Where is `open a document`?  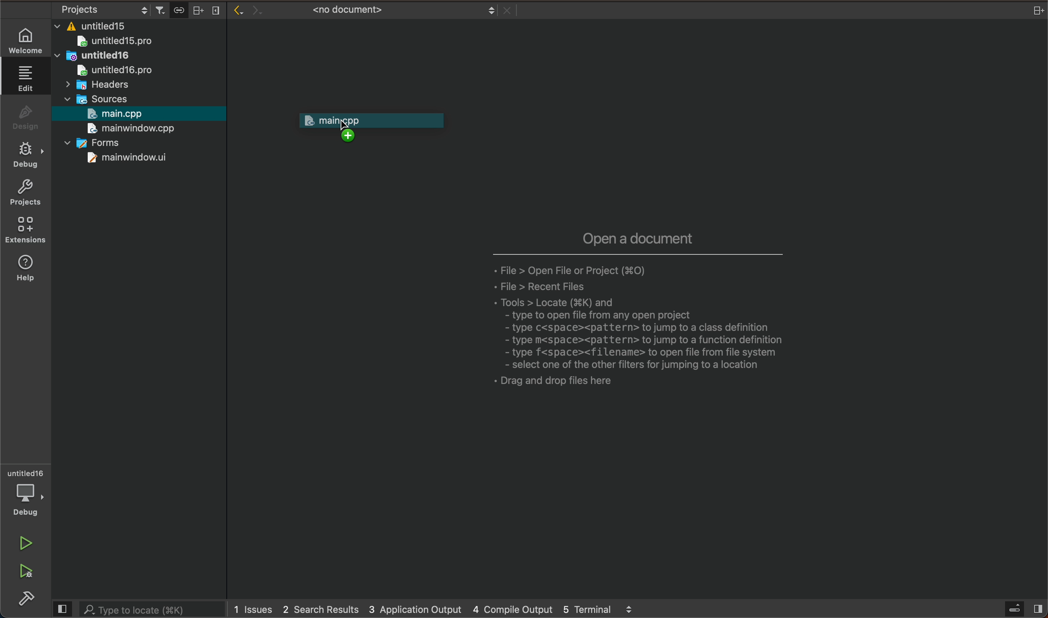
open a document is located at coordinates (614, 313).